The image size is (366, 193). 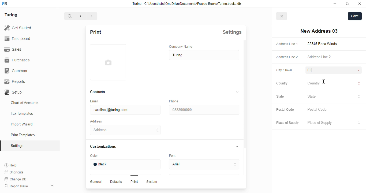 I want to click on address line 2, so click(x=319, y=57).